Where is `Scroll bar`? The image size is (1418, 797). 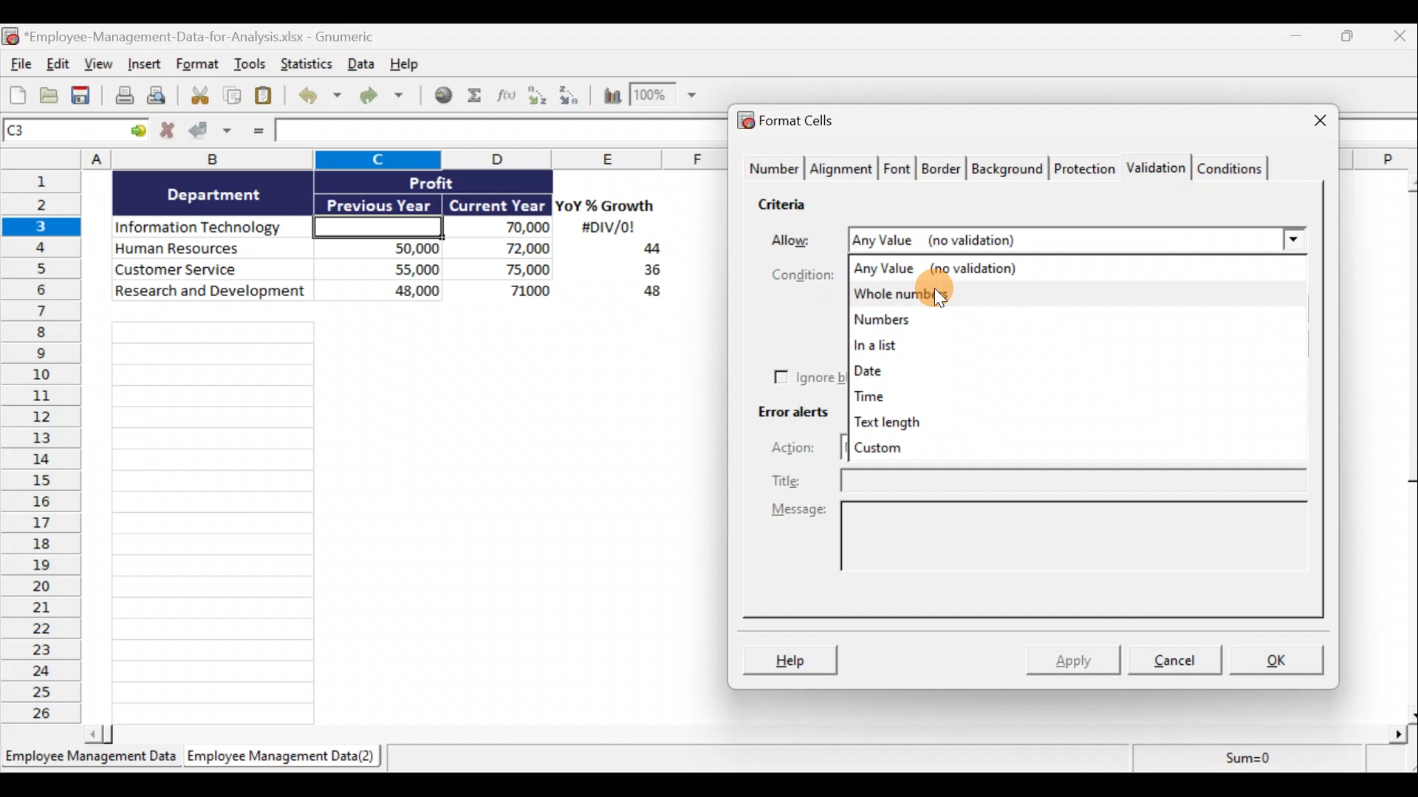
Scroll bar is located at coordinates (1405, 445).